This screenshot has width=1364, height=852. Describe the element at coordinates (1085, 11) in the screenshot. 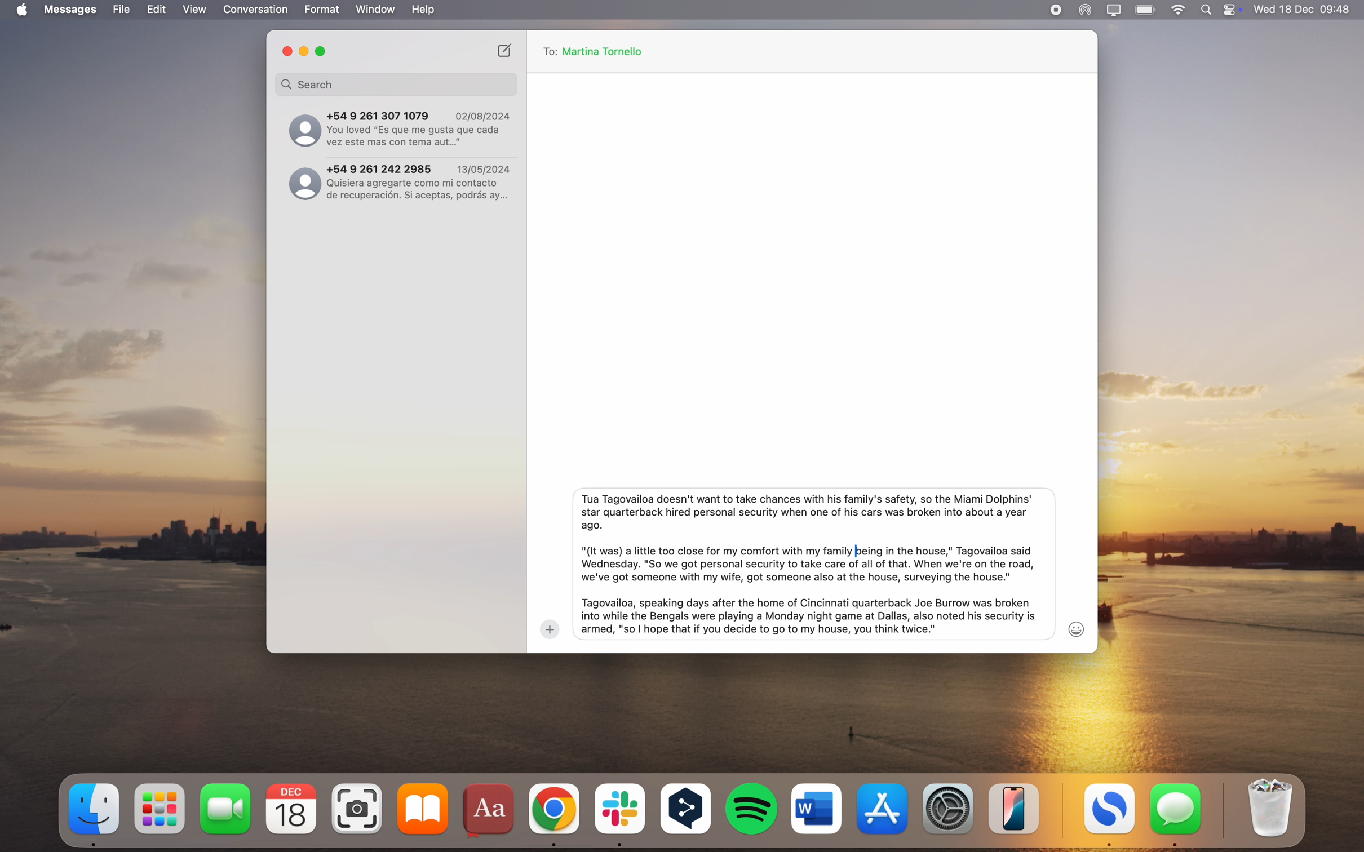

I see `Airdrop` at that location.